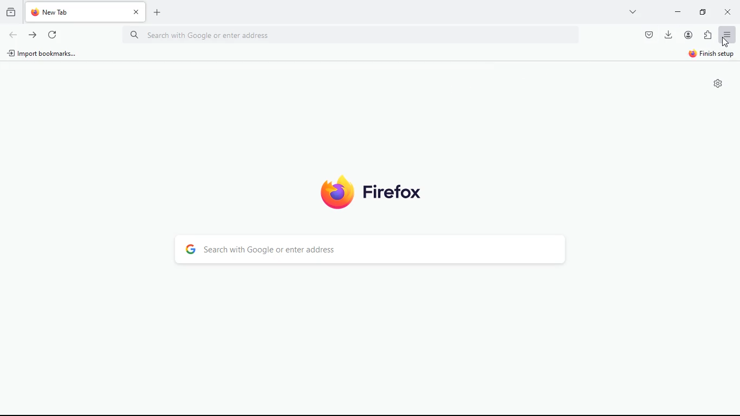 The image size is (740, 416). Describe the element at coordinates (691, 35) in the screenshot. I see `profile` at that location.